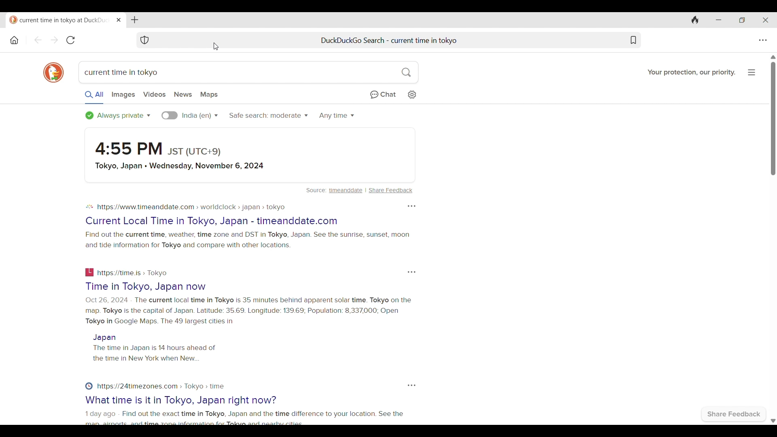 The image size is (777, 437). I want to click on Show interface in a smaller tab, so click(742, 20).